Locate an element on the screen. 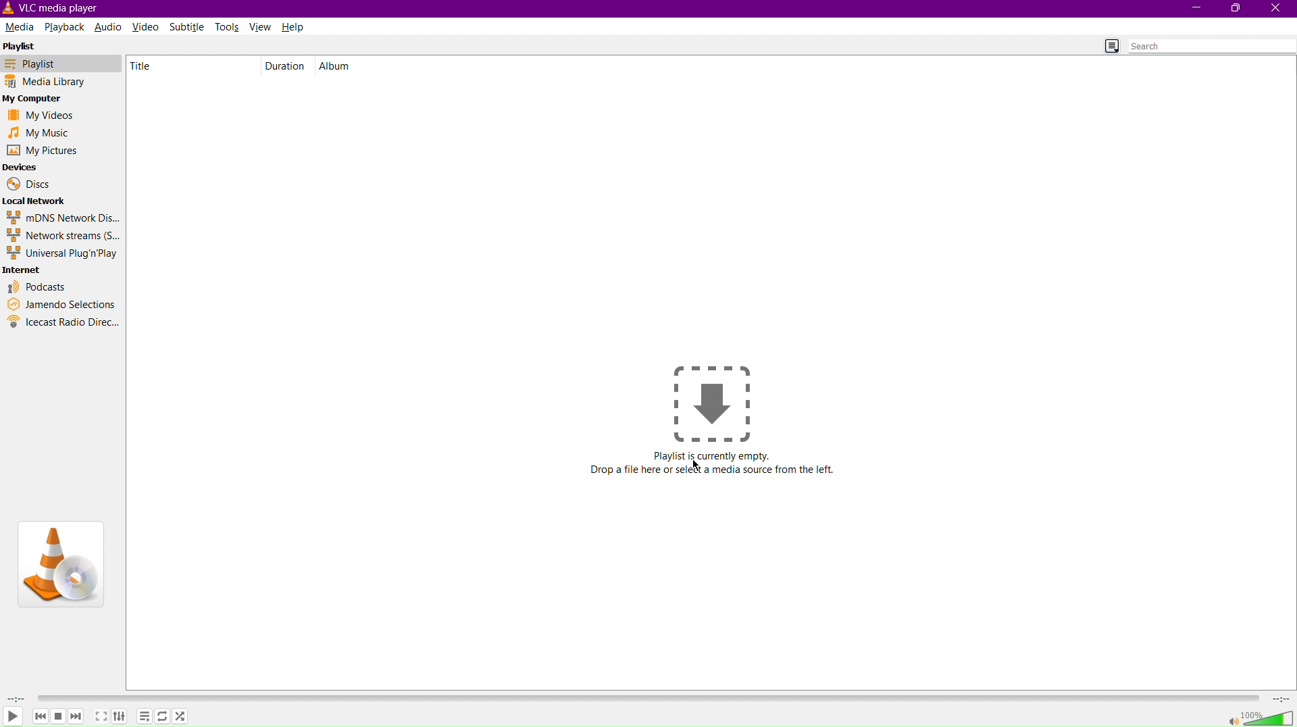  Volume is located at coordinates (1249, 718).